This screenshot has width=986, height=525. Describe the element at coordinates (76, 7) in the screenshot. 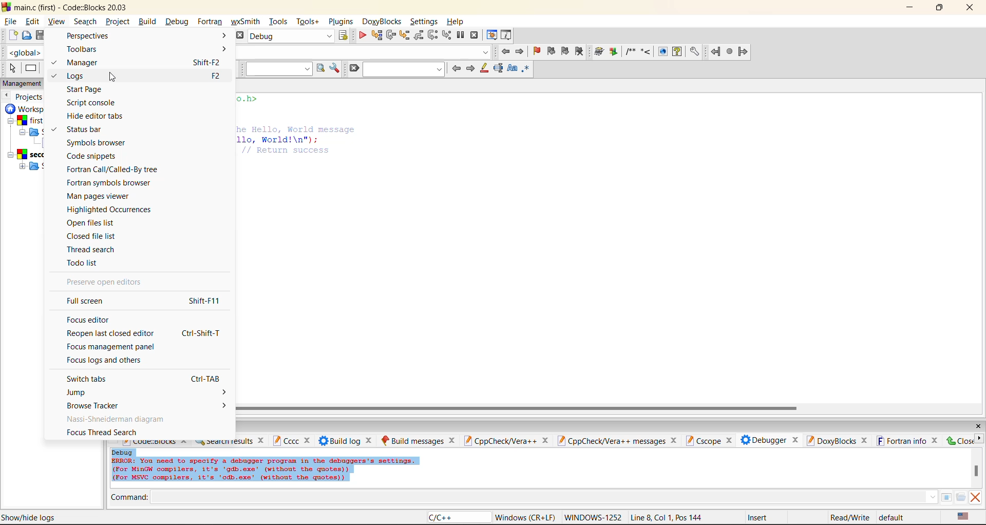

I see `app name and file name` at that location.